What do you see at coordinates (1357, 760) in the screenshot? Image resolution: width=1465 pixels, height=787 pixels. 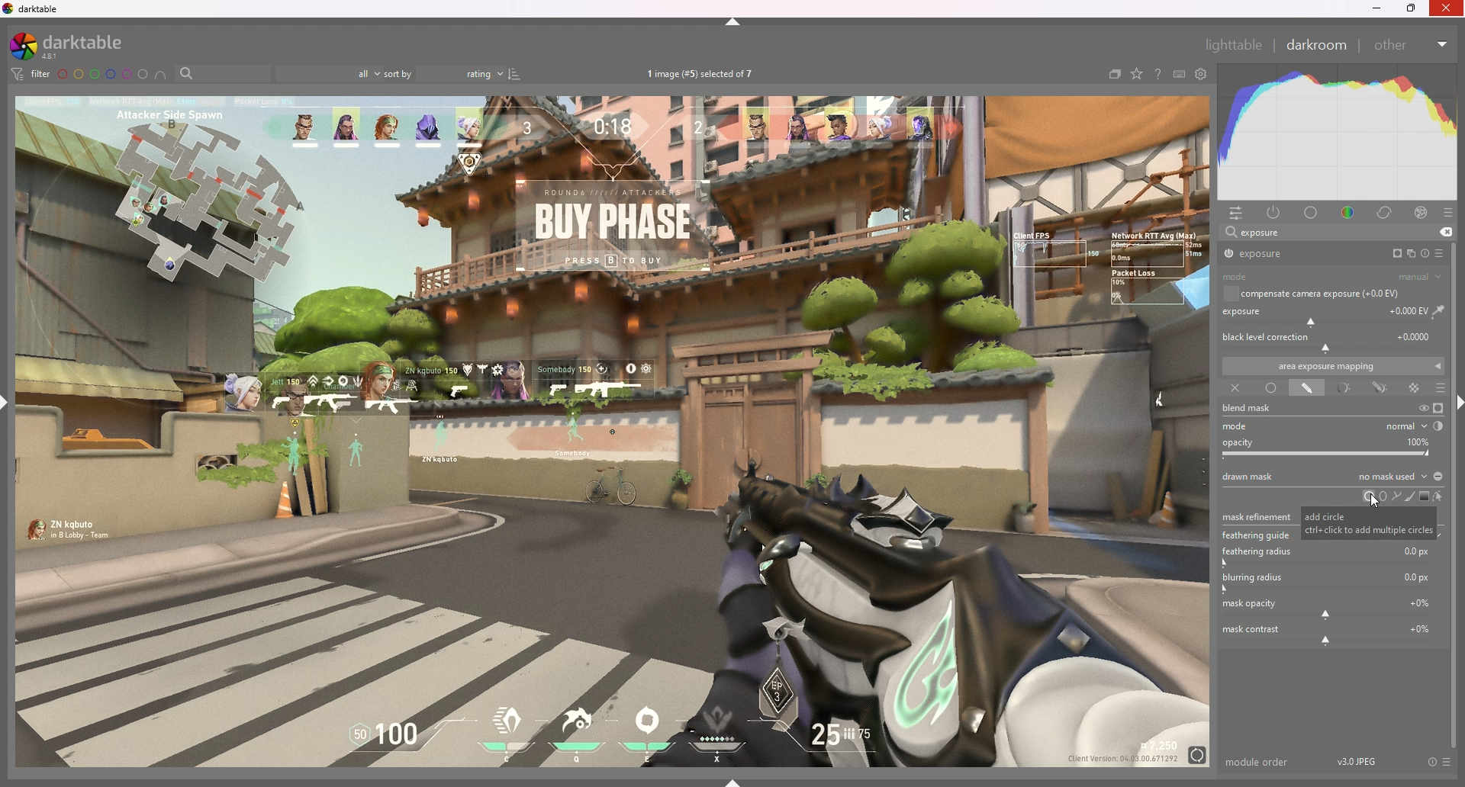 I see `version` at bounding box center [1357, 760].